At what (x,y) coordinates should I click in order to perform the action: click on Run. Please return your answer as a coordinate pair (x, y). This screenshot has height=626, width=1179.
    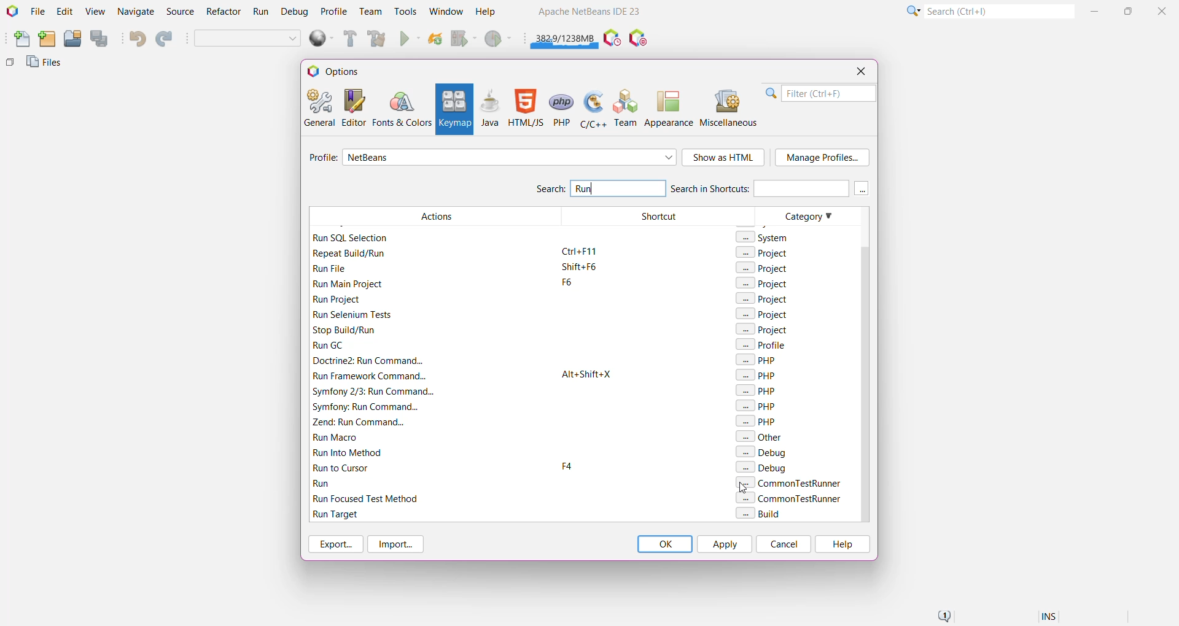
    Looking at the image, I should click on (261, 14).